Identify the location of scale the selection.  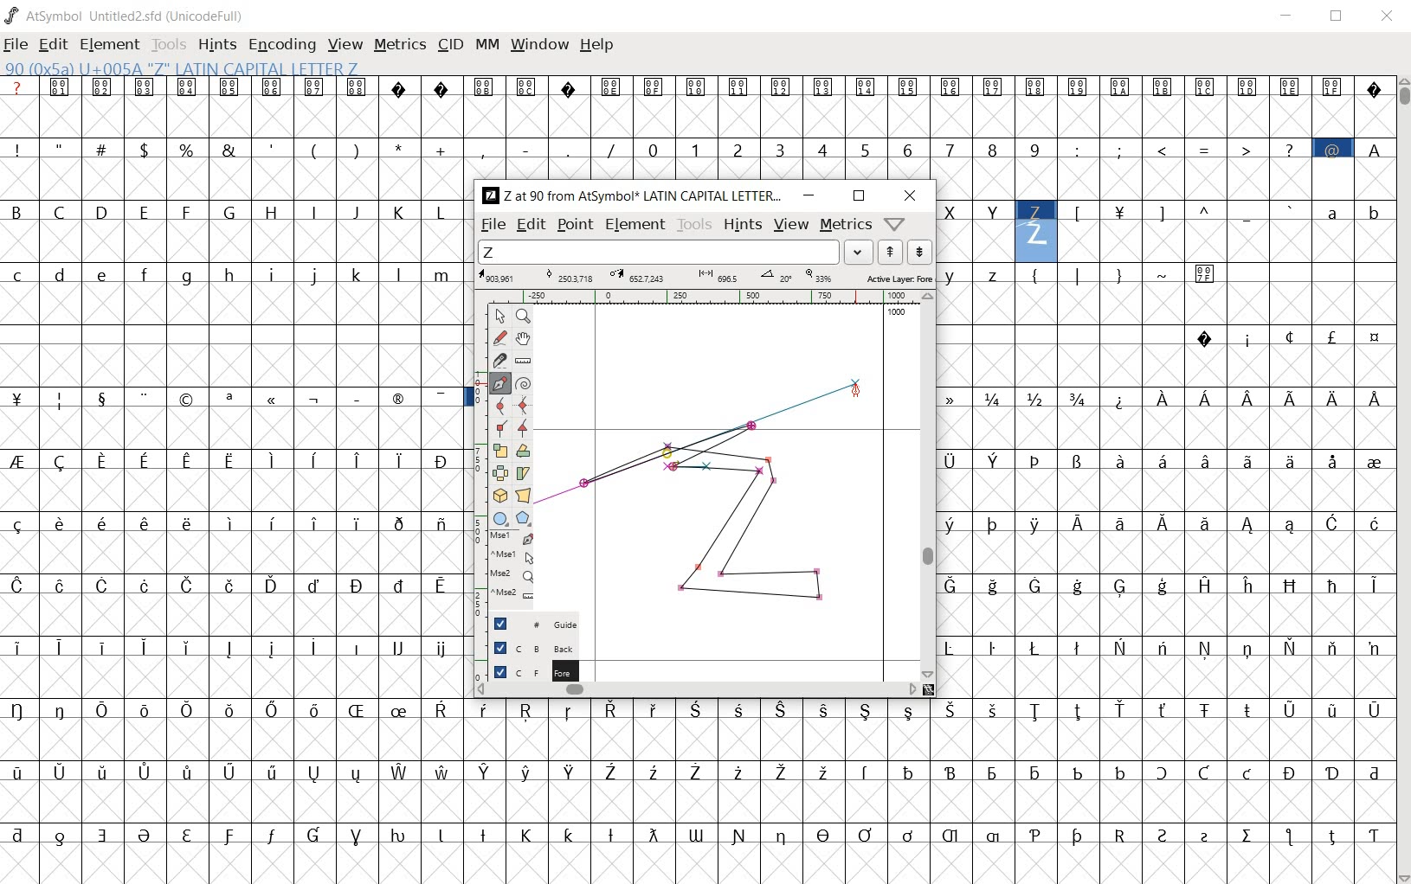
(499, 452).